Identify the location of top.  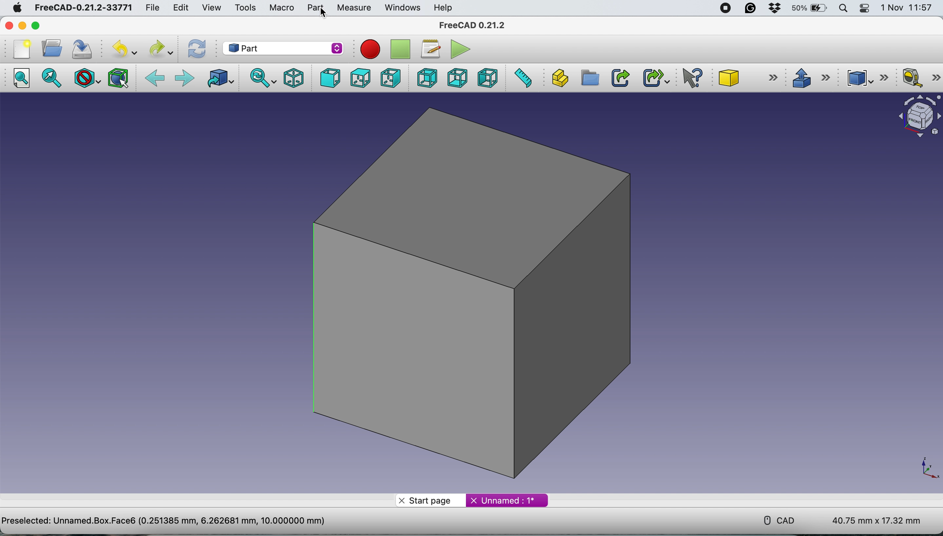
(360, 78).